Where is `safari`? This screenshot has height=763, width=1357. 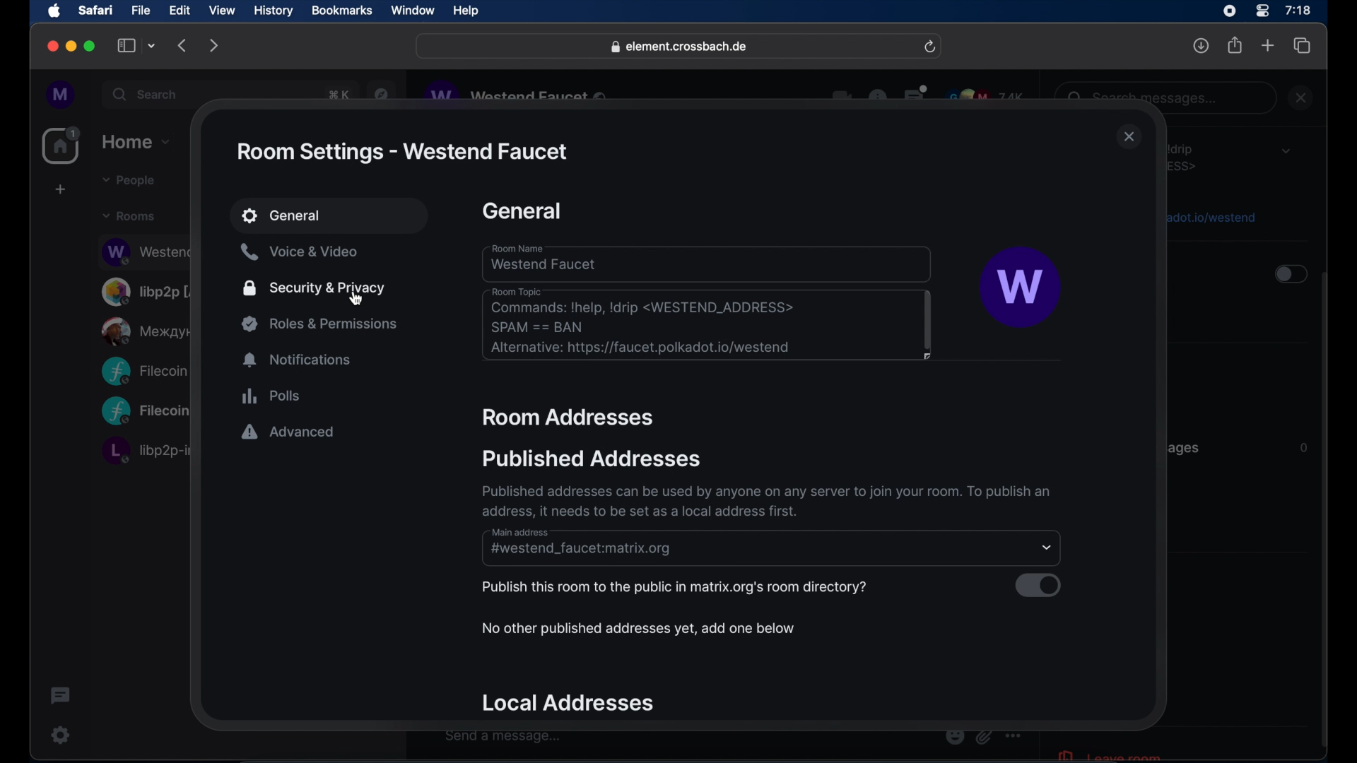 safari is located at coordinates (95, 10).